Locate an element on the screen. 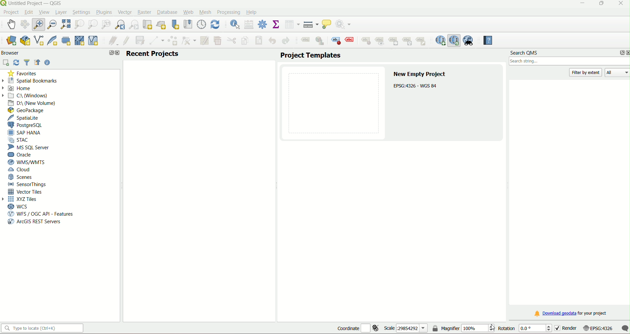  new map view is located at coordinates (148, 24).